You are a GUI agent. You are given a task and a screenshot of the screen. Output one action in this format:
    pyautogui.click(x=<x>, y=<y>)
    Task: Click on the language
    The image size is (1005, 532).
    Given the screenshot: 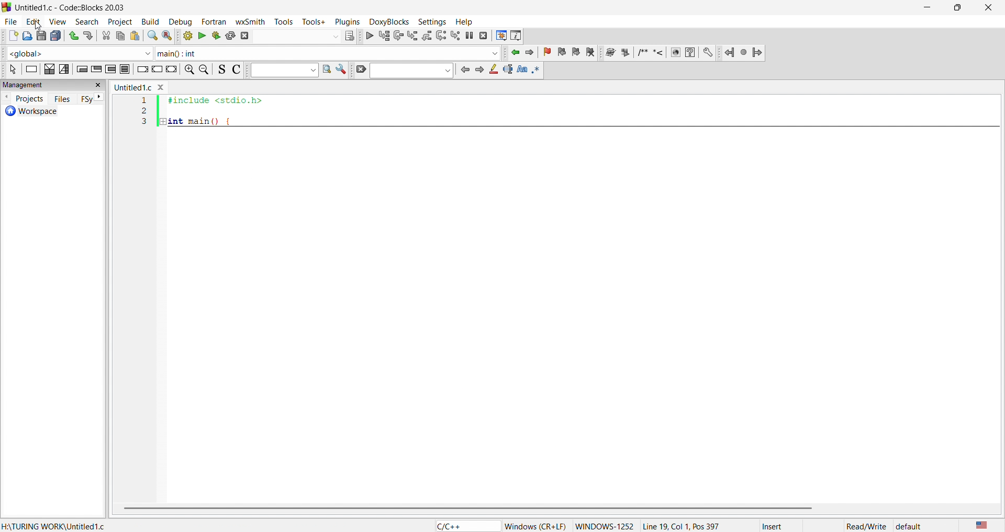 What is the action you would take?
    pyautogui.click(x=465, y=526)
    